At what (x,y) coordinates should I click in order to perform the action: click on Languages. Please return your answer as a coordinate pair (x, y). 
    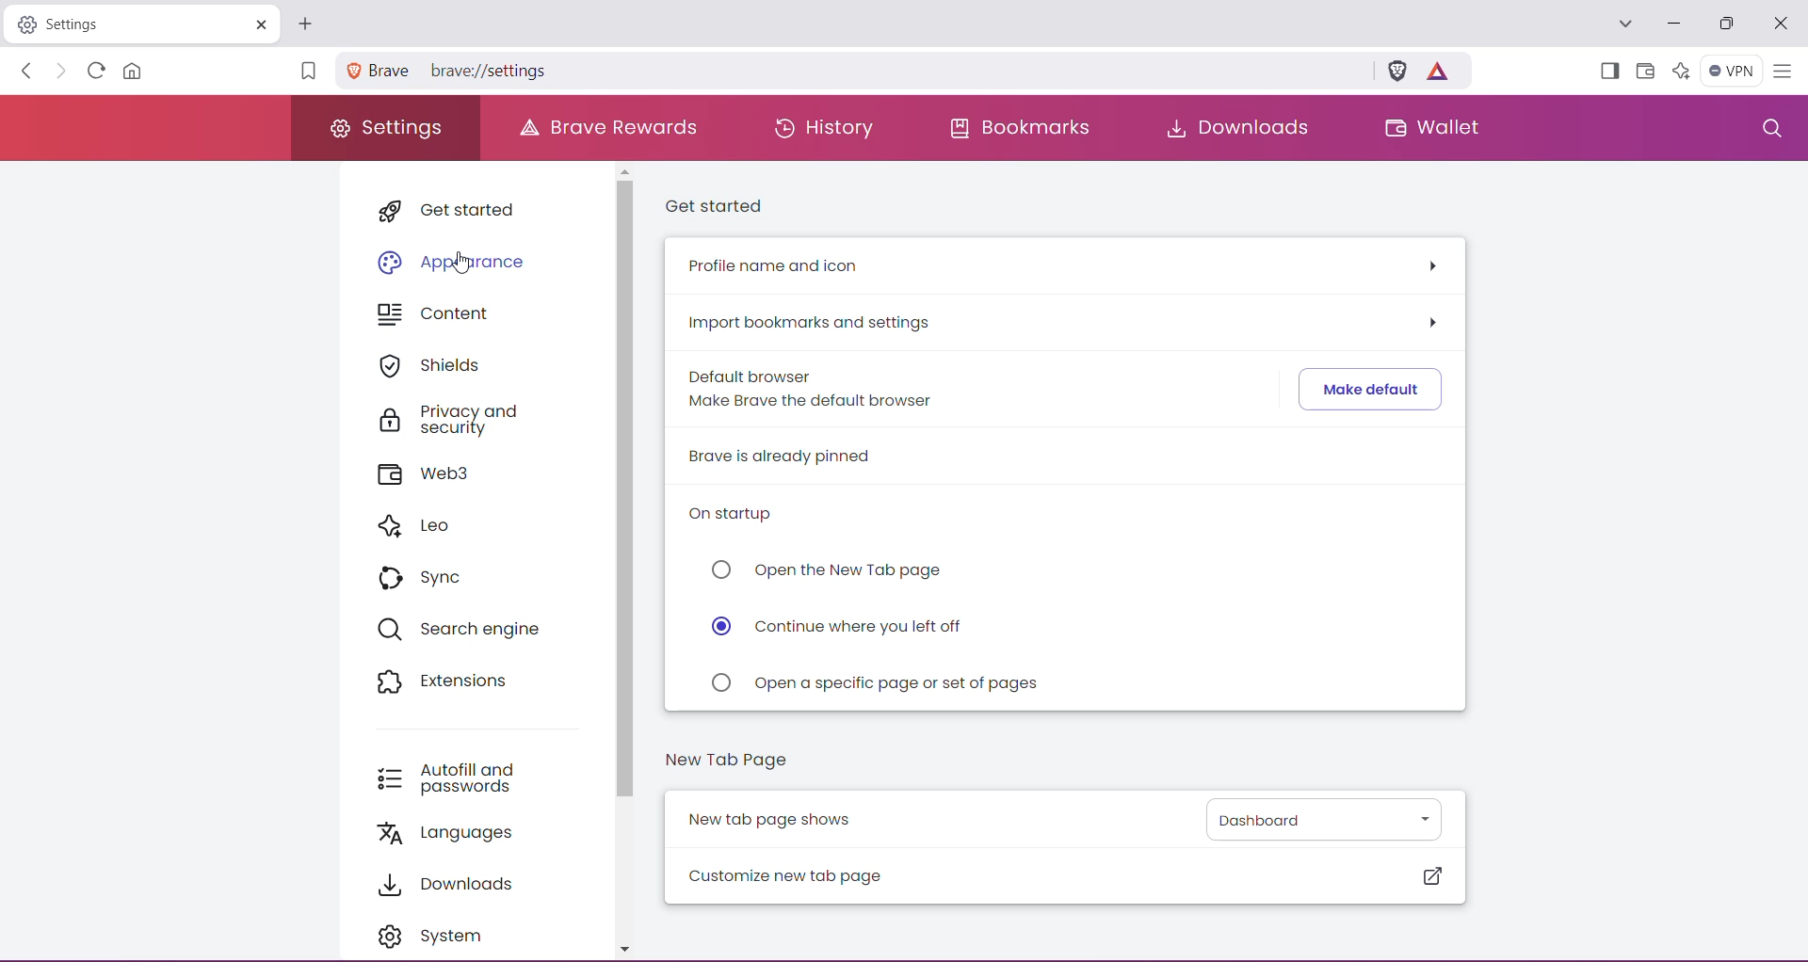
    Looking at the image, I should click on (447, 833).